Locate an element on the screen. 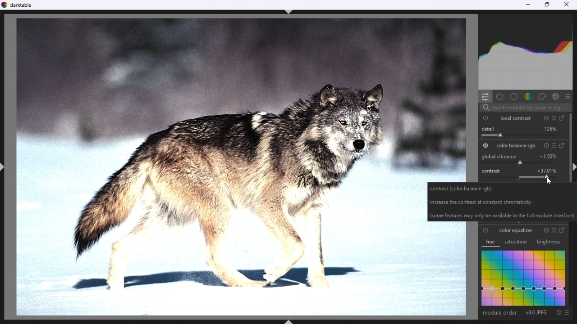  quick access is located at coordinates (483, 96).